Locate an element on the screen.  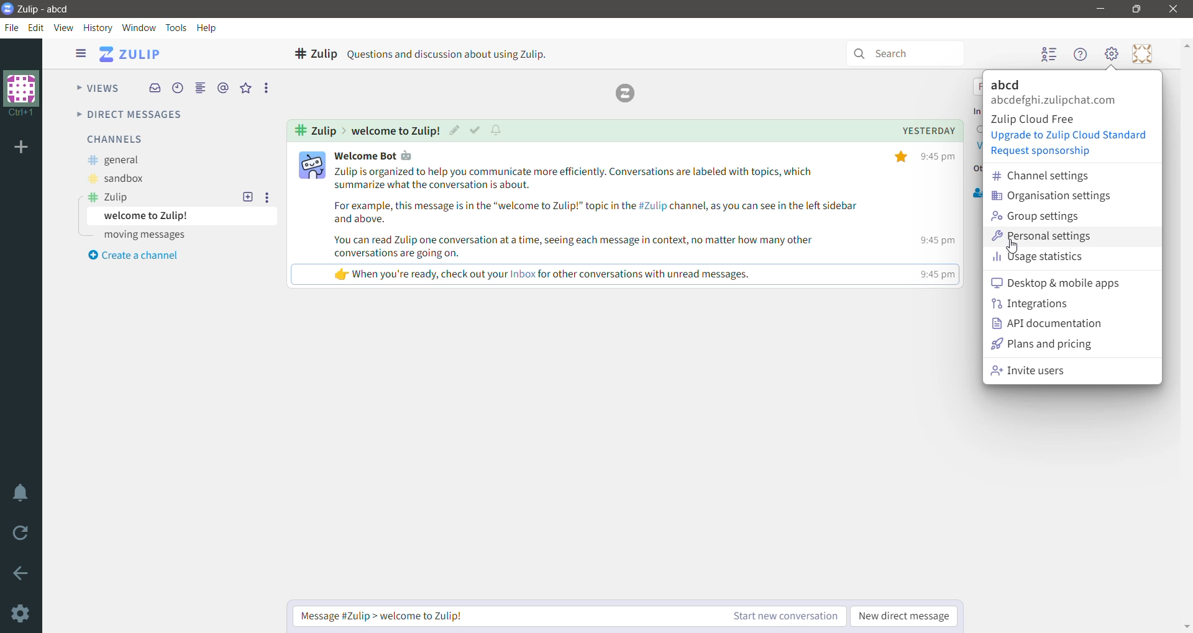
Usage statistics is located at coordinates (1043, 258).